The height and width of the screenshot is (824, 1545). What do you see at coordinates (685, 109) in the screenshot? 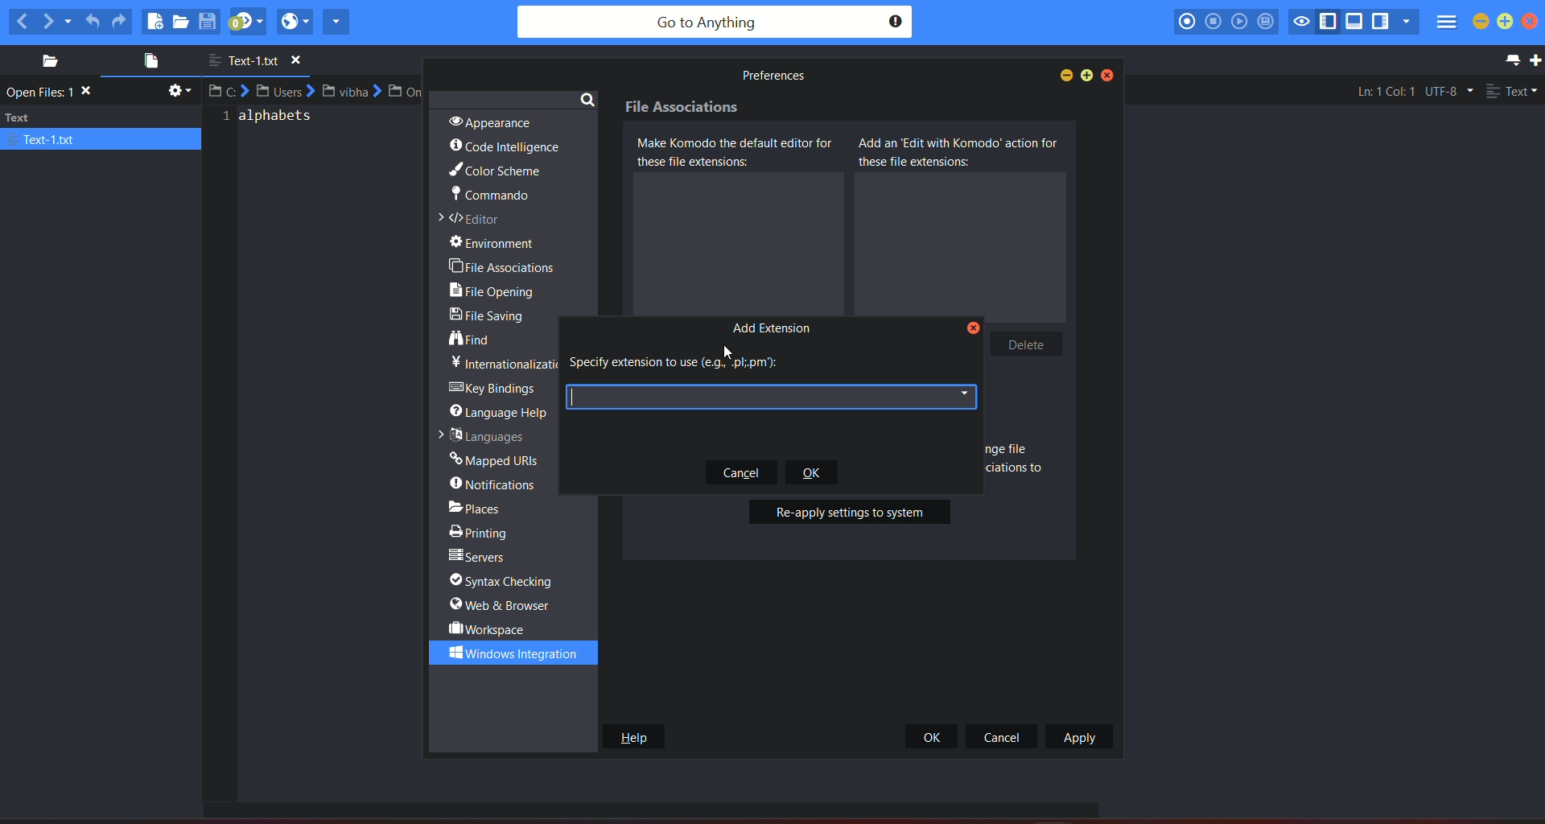
I see `File associations` at bounding box center [685, 109].